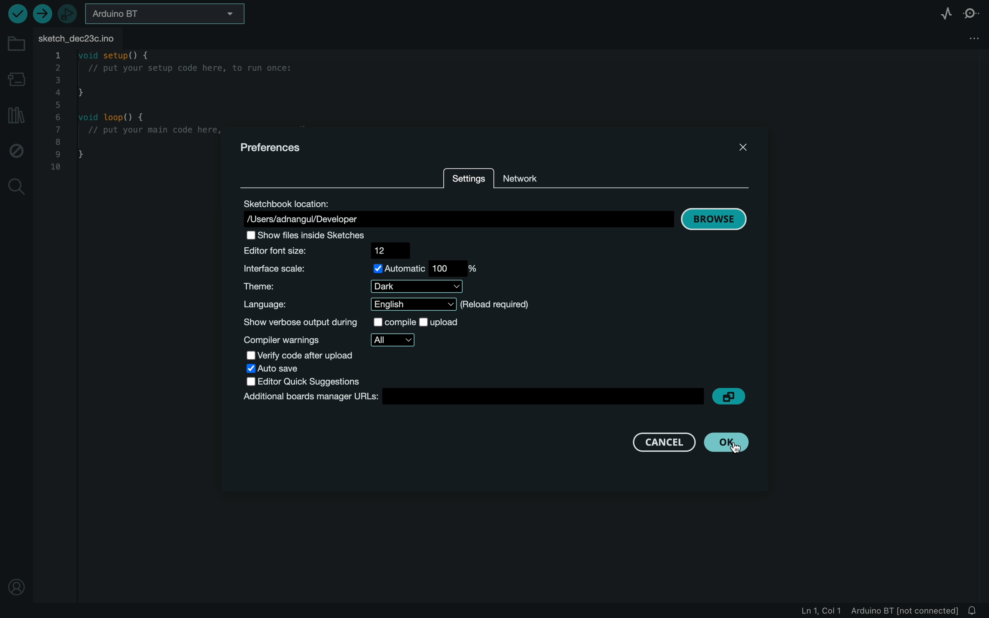  I want to click on browse, so click(716, 219).